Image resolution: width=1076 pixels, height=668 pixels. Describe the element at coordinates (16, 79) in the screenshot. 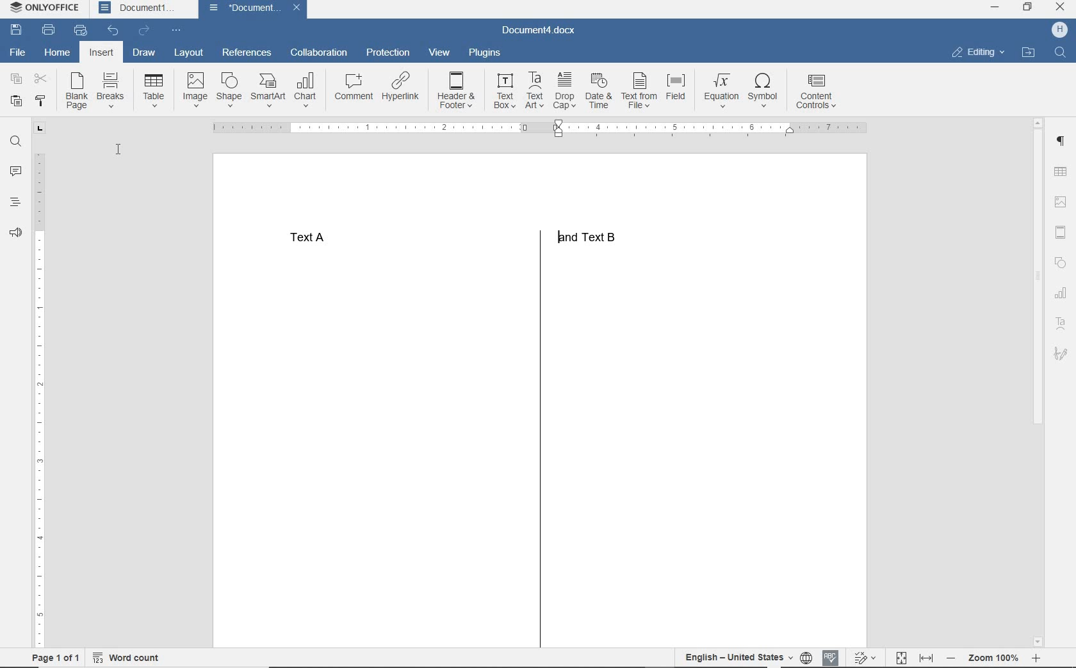

I see `COPY` at that location.